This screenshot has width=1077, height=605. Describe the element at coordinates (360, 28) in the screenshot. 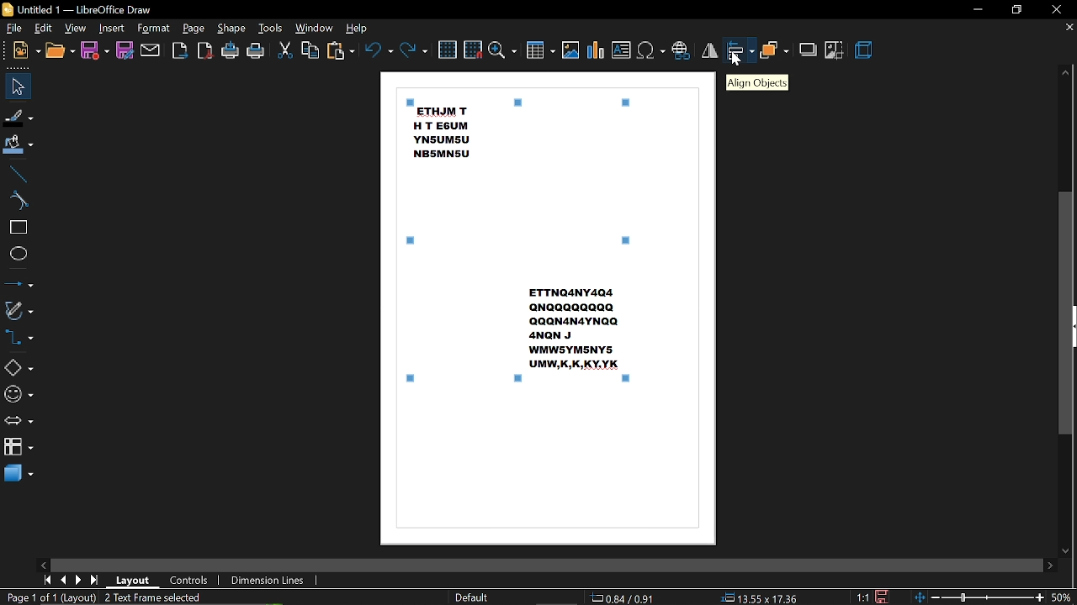

I see `help` at that location.